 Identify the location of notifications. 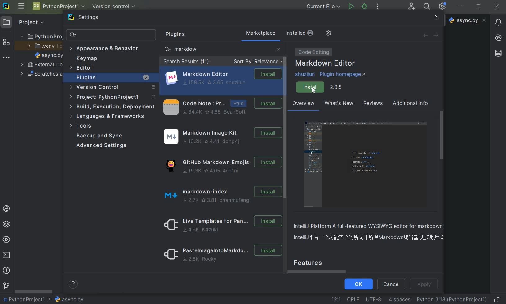
(499, 23).